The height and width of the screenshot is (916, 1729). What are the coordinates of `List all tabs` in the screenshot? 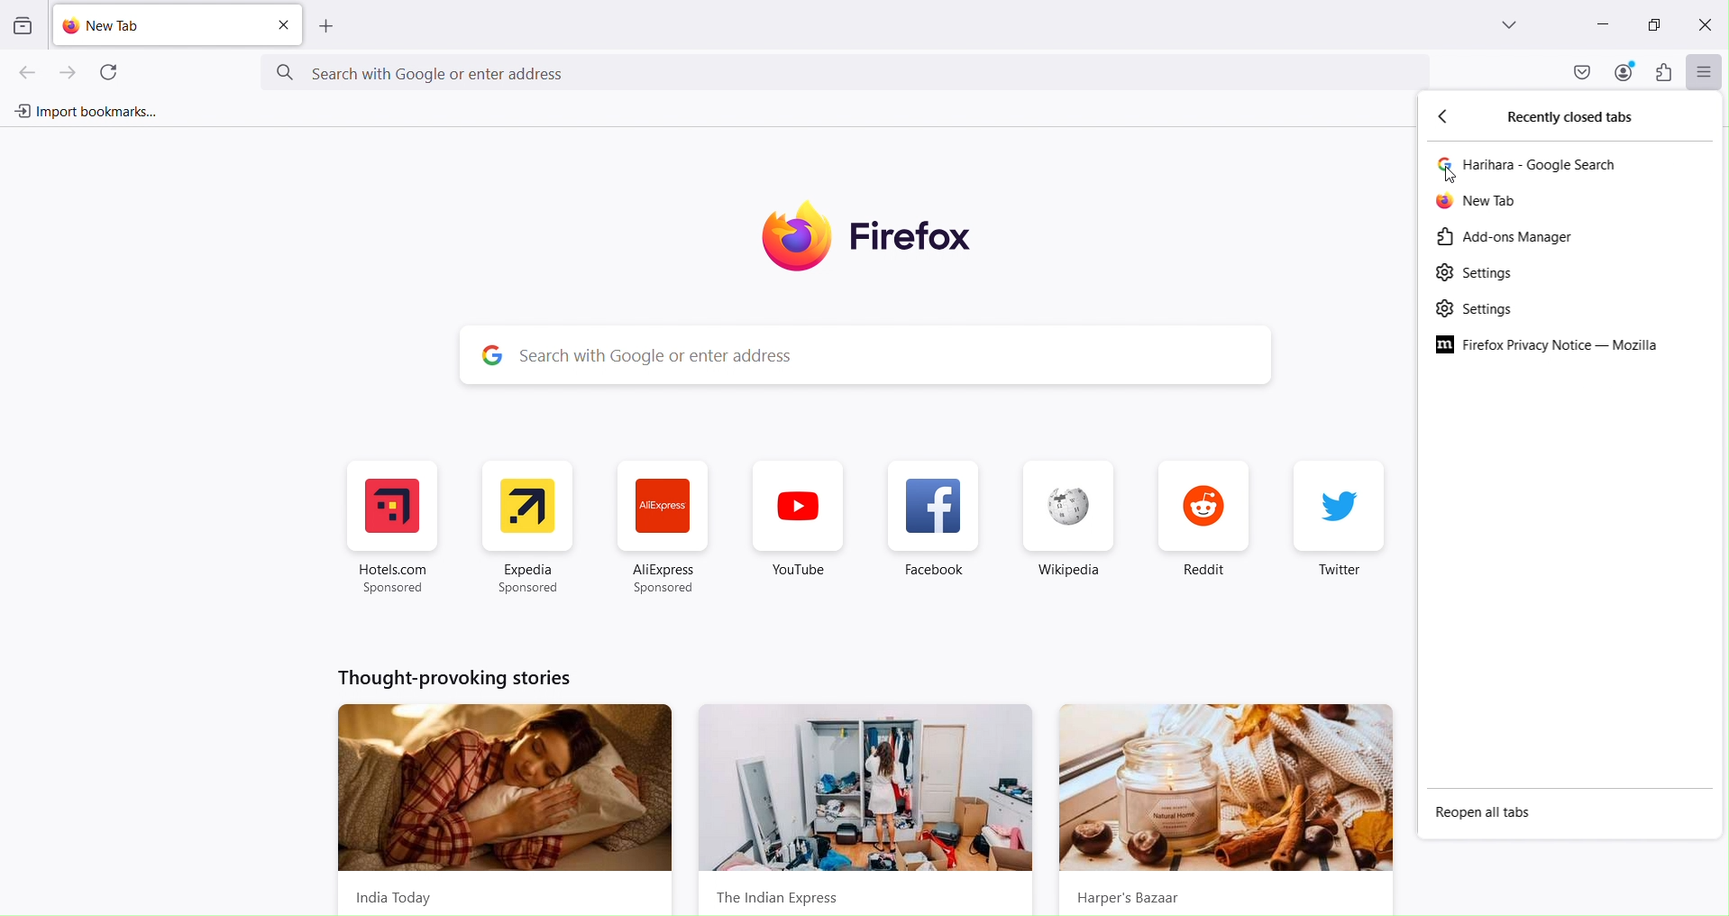 It's located at (1512, 25).